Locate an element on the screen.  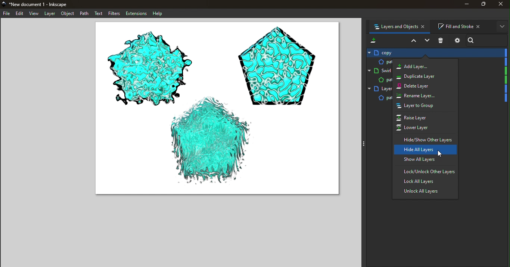
cursor is located at coordinates (441, 153).